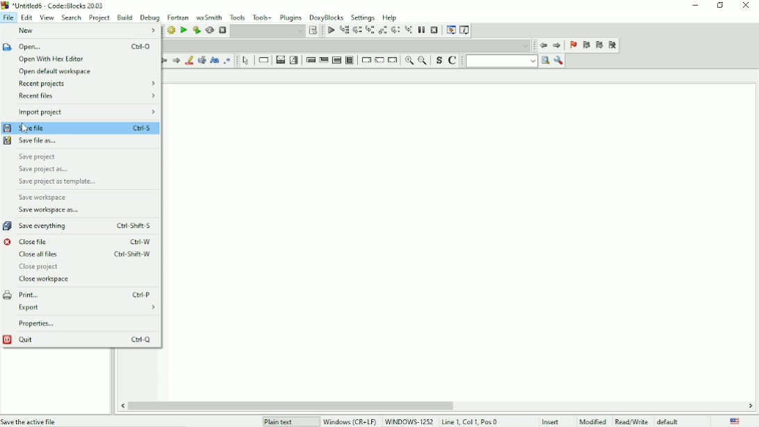  I want to click on Modified, so click(593, 421).